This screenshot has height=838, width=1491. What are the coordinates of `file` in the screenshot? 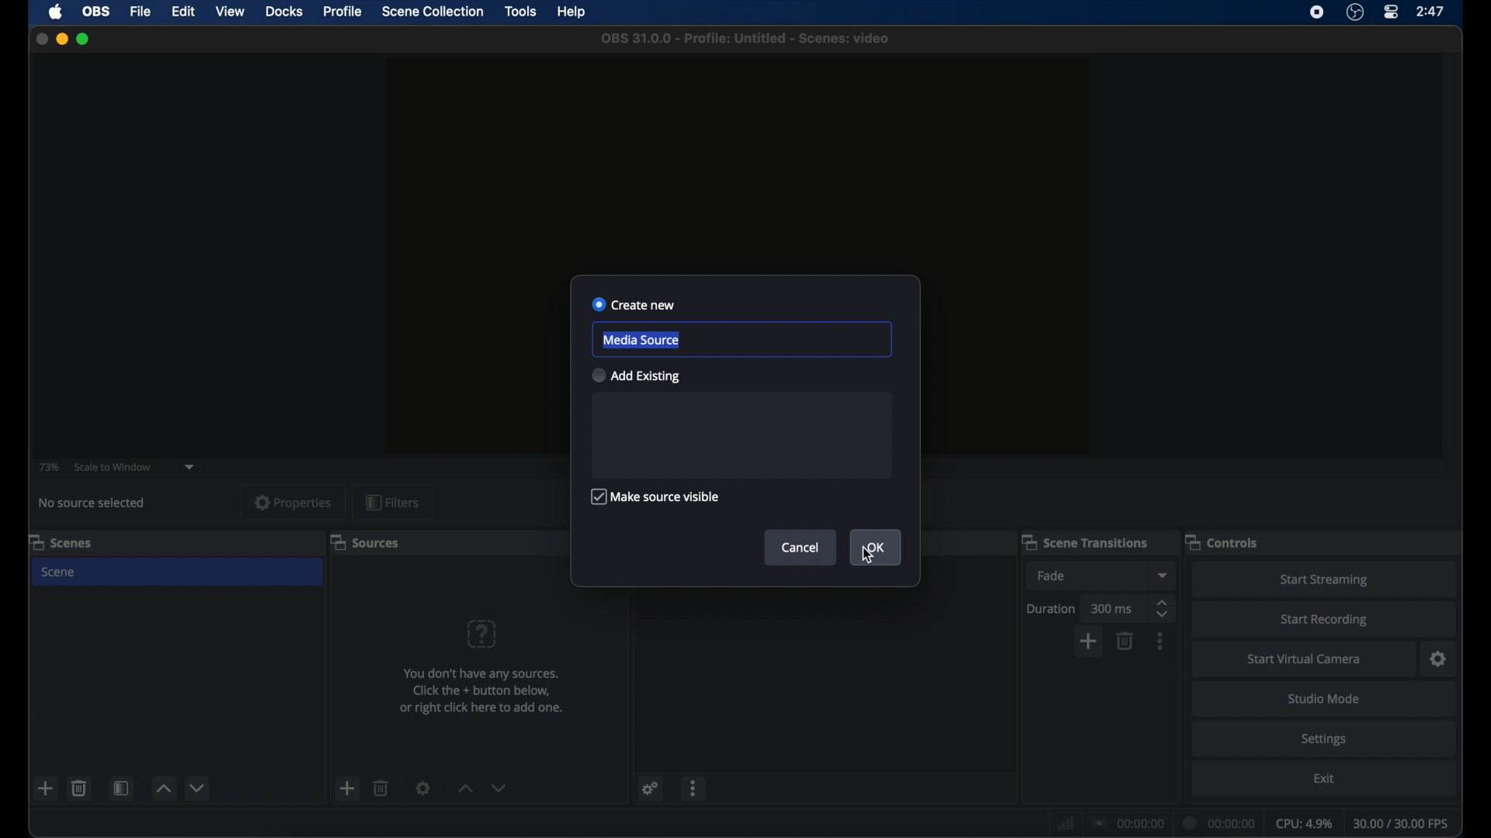 It's located at (141, 12).